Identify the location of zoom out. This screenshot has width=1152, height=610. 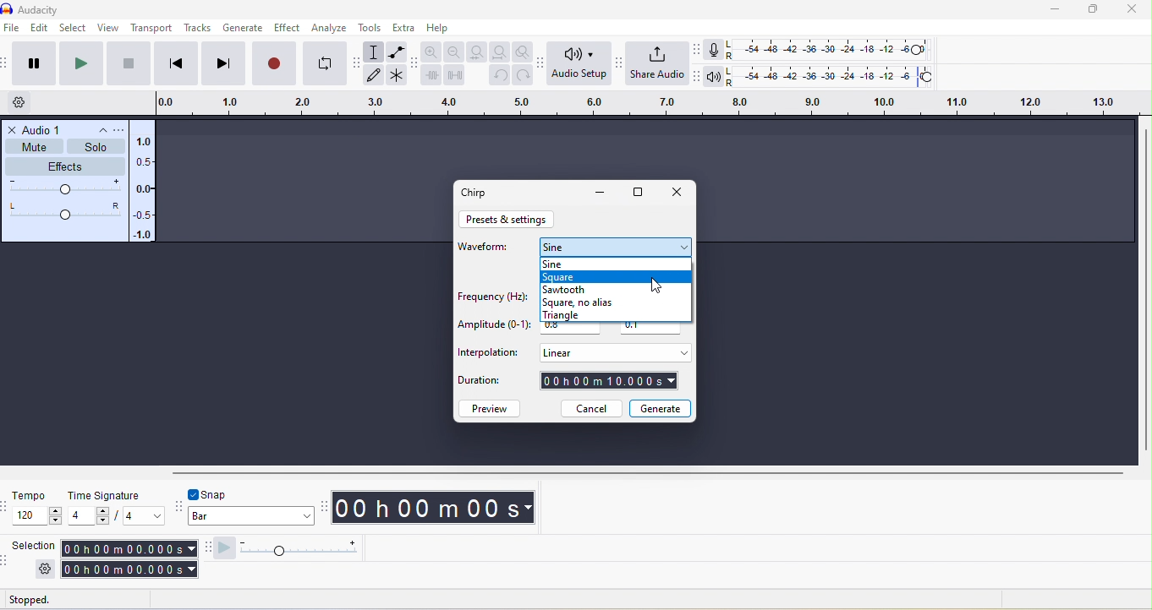
(453, 52).